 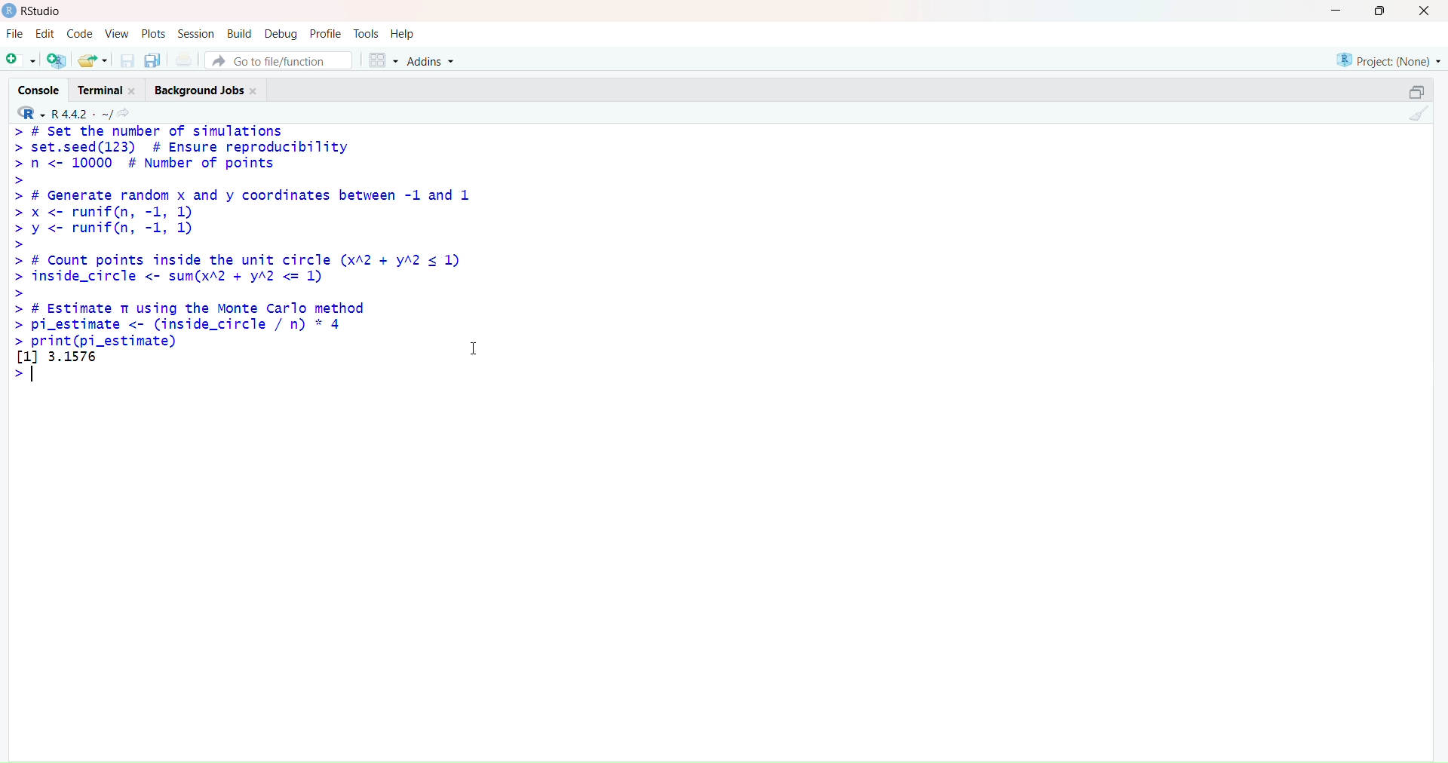 What do you see at coordinates (284, 32) in the screenshot?
I see `Debug` at bounding box center [284, 32].